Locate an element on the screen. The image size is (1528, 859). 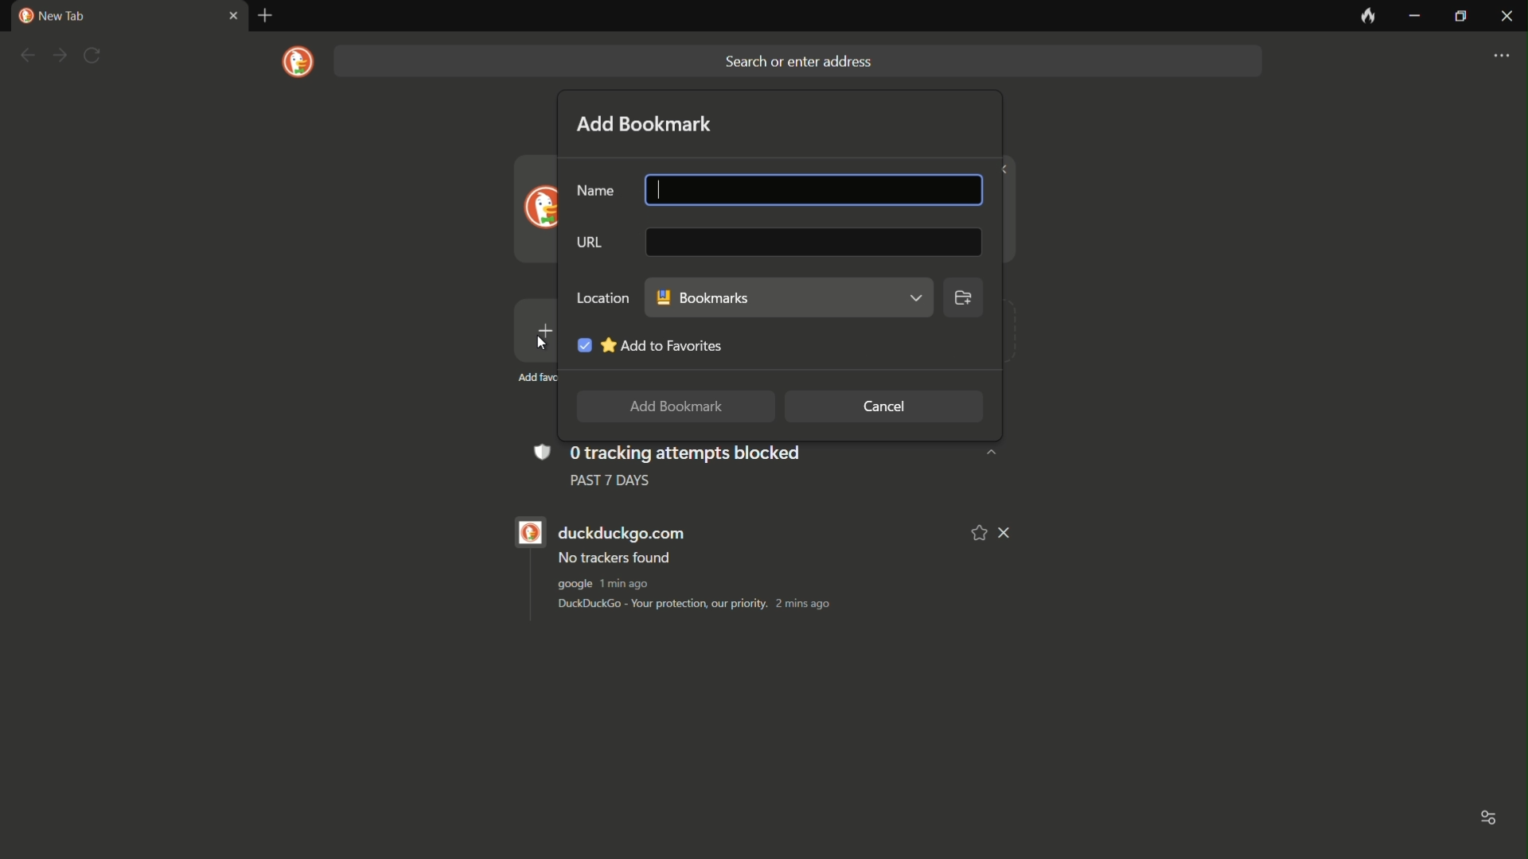
refresh is located at coordinates (92, 56).